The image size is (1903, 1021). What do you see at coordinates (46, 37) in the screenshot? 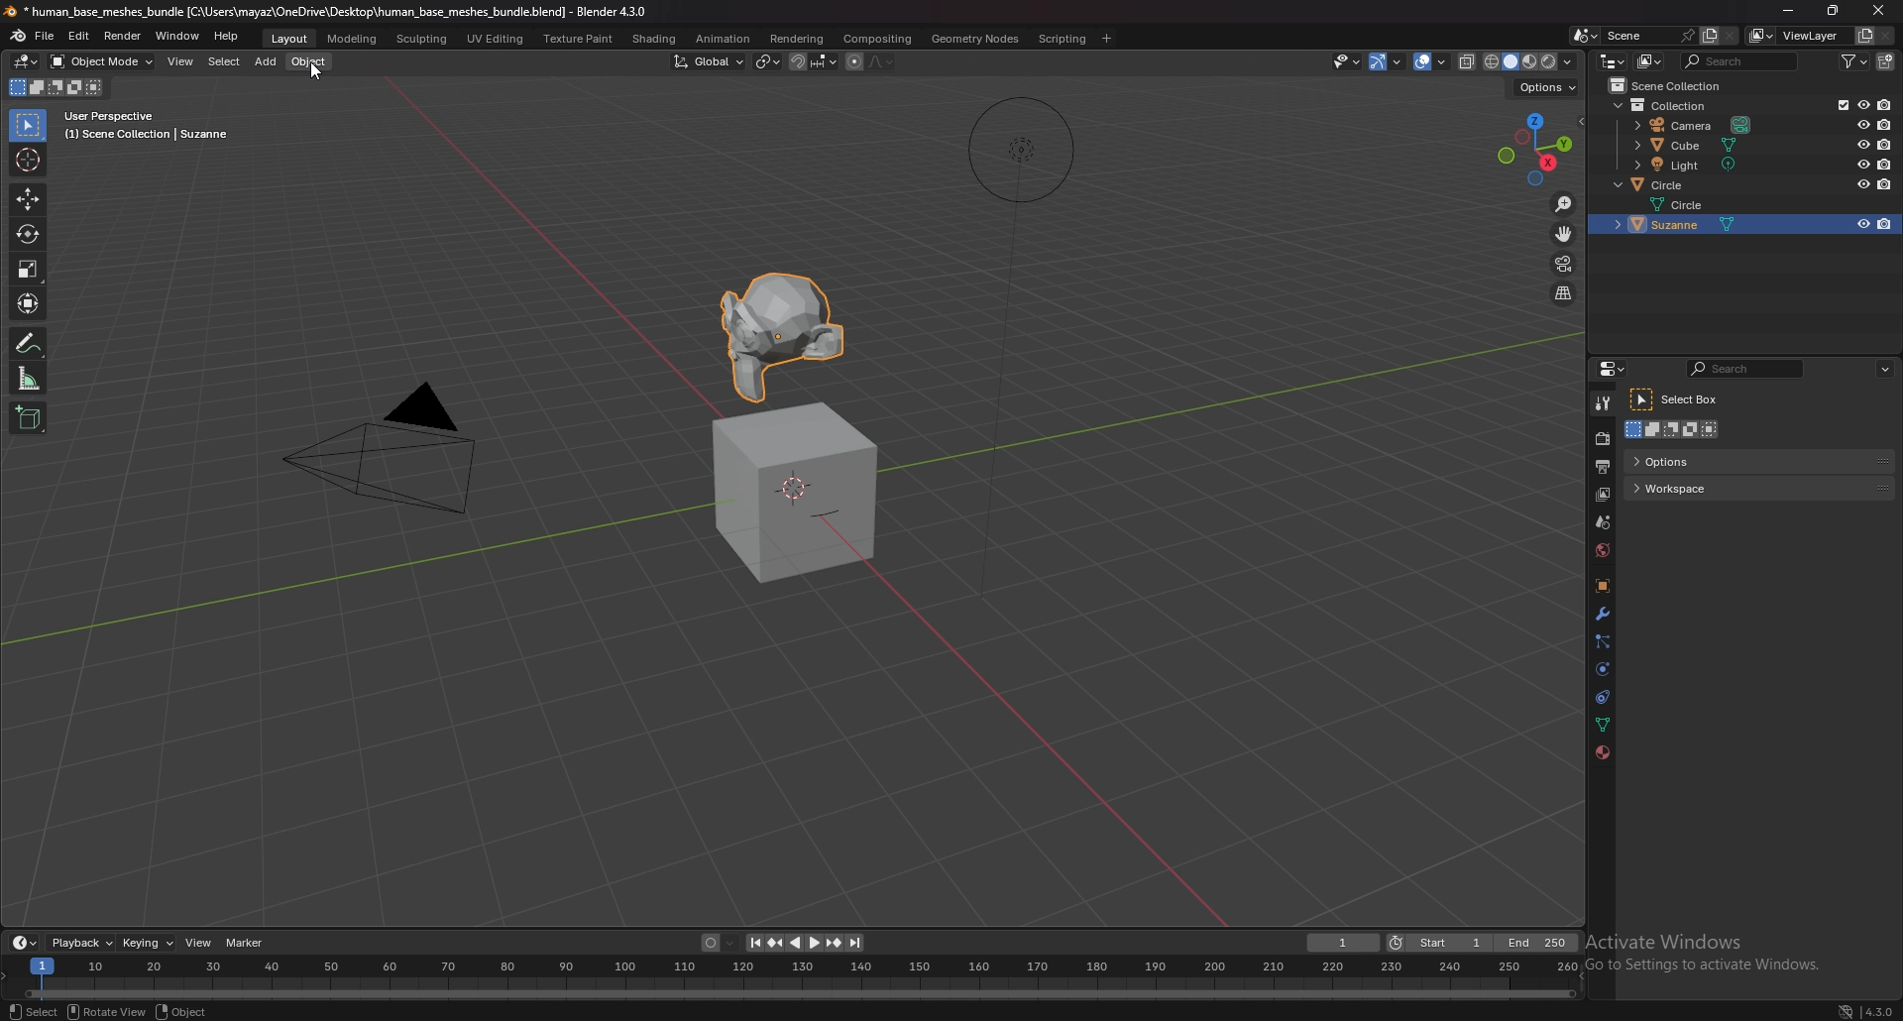
I see `file` at bounding box center [46, 37].